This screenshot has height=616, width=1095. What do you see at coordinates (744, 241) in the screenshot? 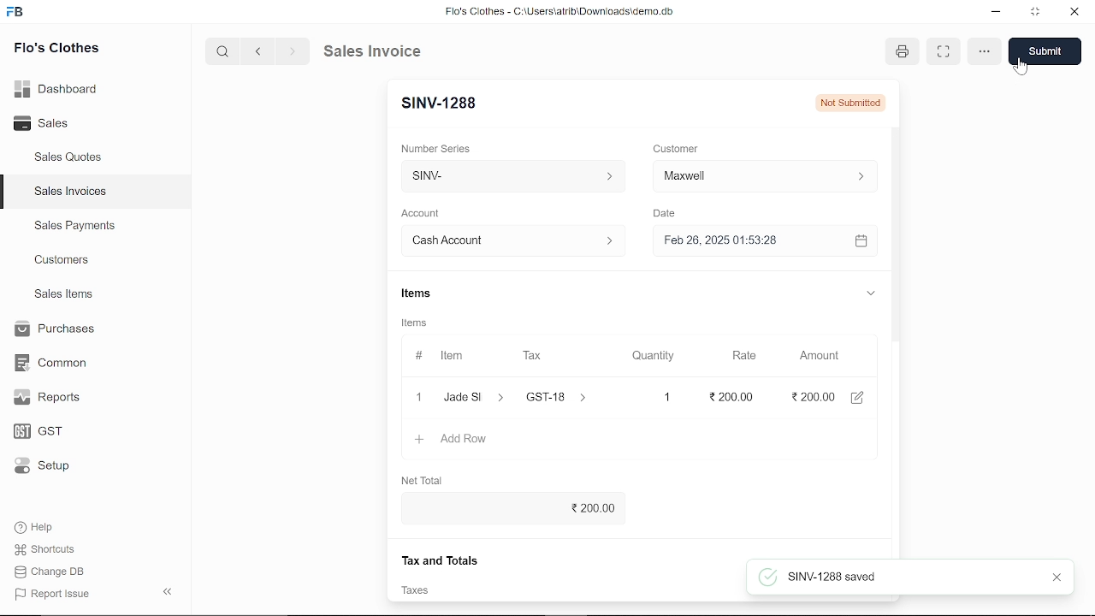
I see `Feb 26, 2025 01:53:28` at bounding box center [744, 241].